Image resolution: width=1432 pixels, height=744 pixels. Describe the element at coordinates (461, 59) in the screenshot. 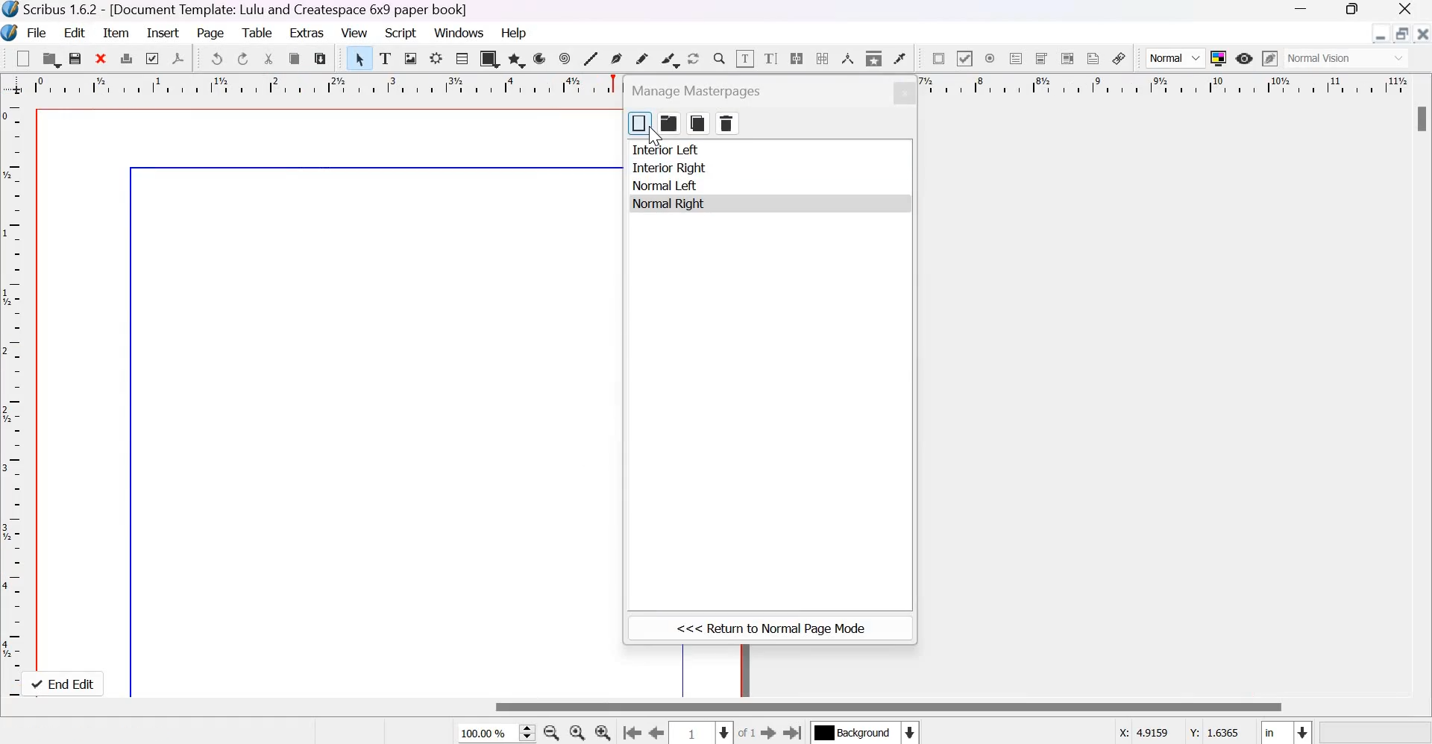

I see `Table` at that location.